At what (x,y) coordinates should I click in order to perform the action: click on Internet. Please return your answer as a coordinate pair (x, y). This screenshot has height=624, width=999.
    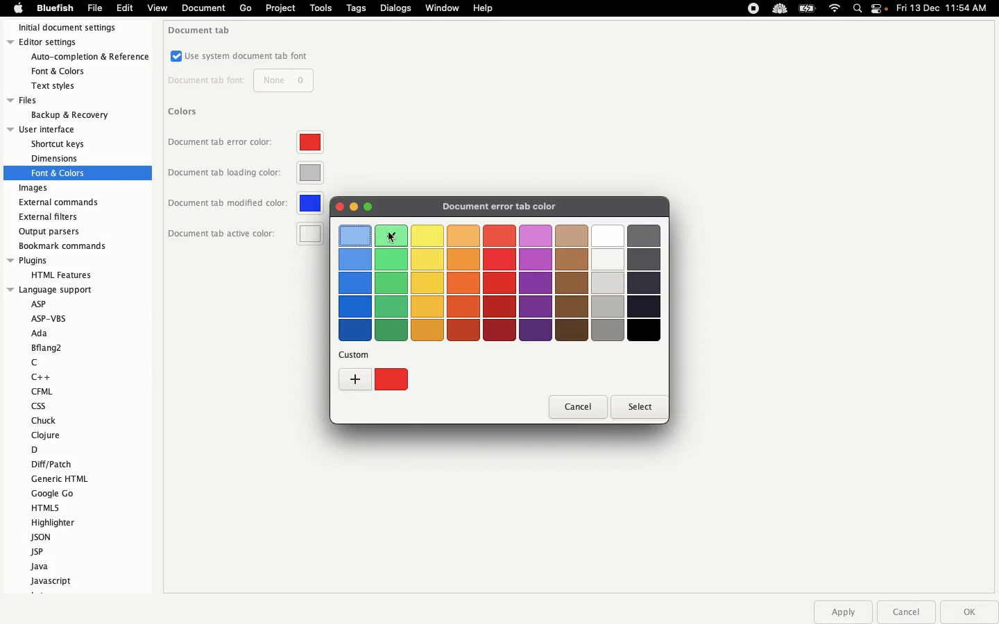
    Looking at the image, I should click on (835, 9).